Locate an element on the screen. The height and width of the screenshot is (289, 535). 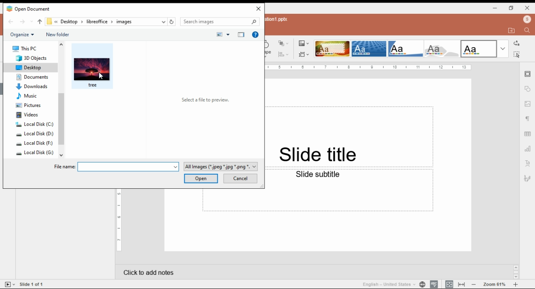
change view is located at coordinates (222, 35).